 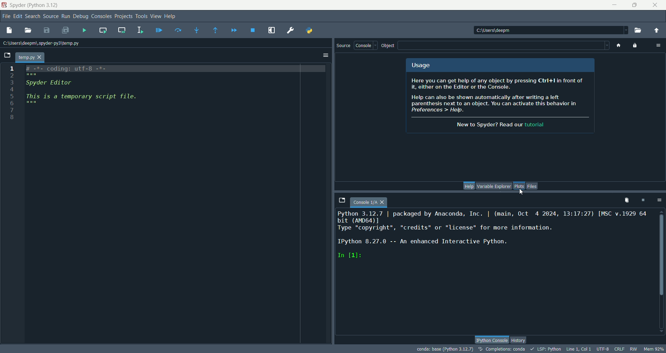 I want to click on consoles, so click(x=102, y=17).